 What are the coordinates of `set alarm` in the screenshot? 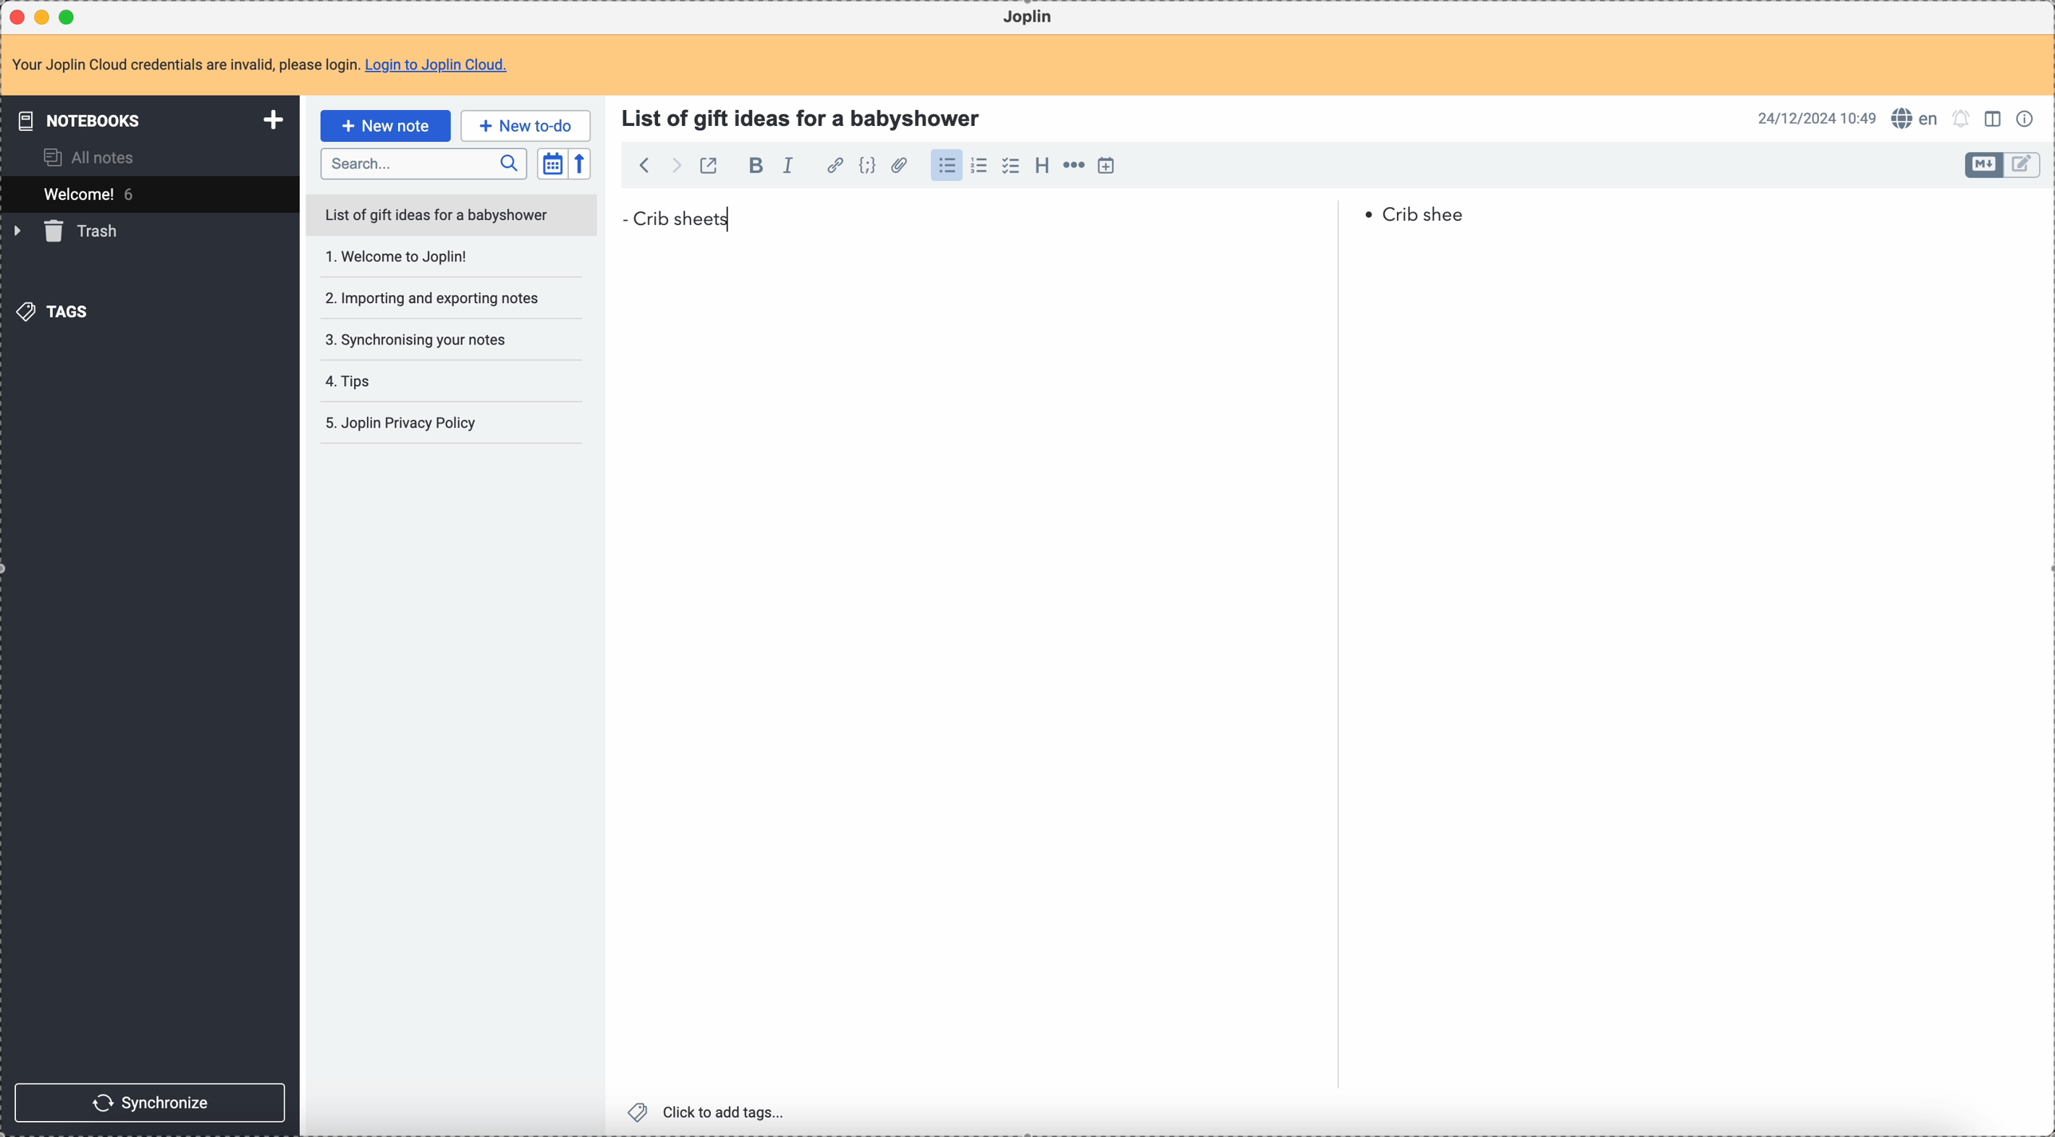 It's located at (1962, 119).